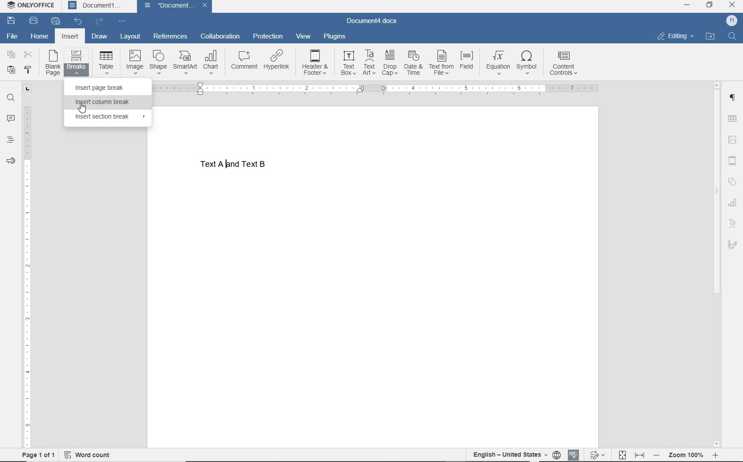 The width and height of the screenshot is (743, 462). What do you see at coordinates (565, 62) in the screenshot?
I see `CONTENT CONTROLS` at bounding box center [565, 62].